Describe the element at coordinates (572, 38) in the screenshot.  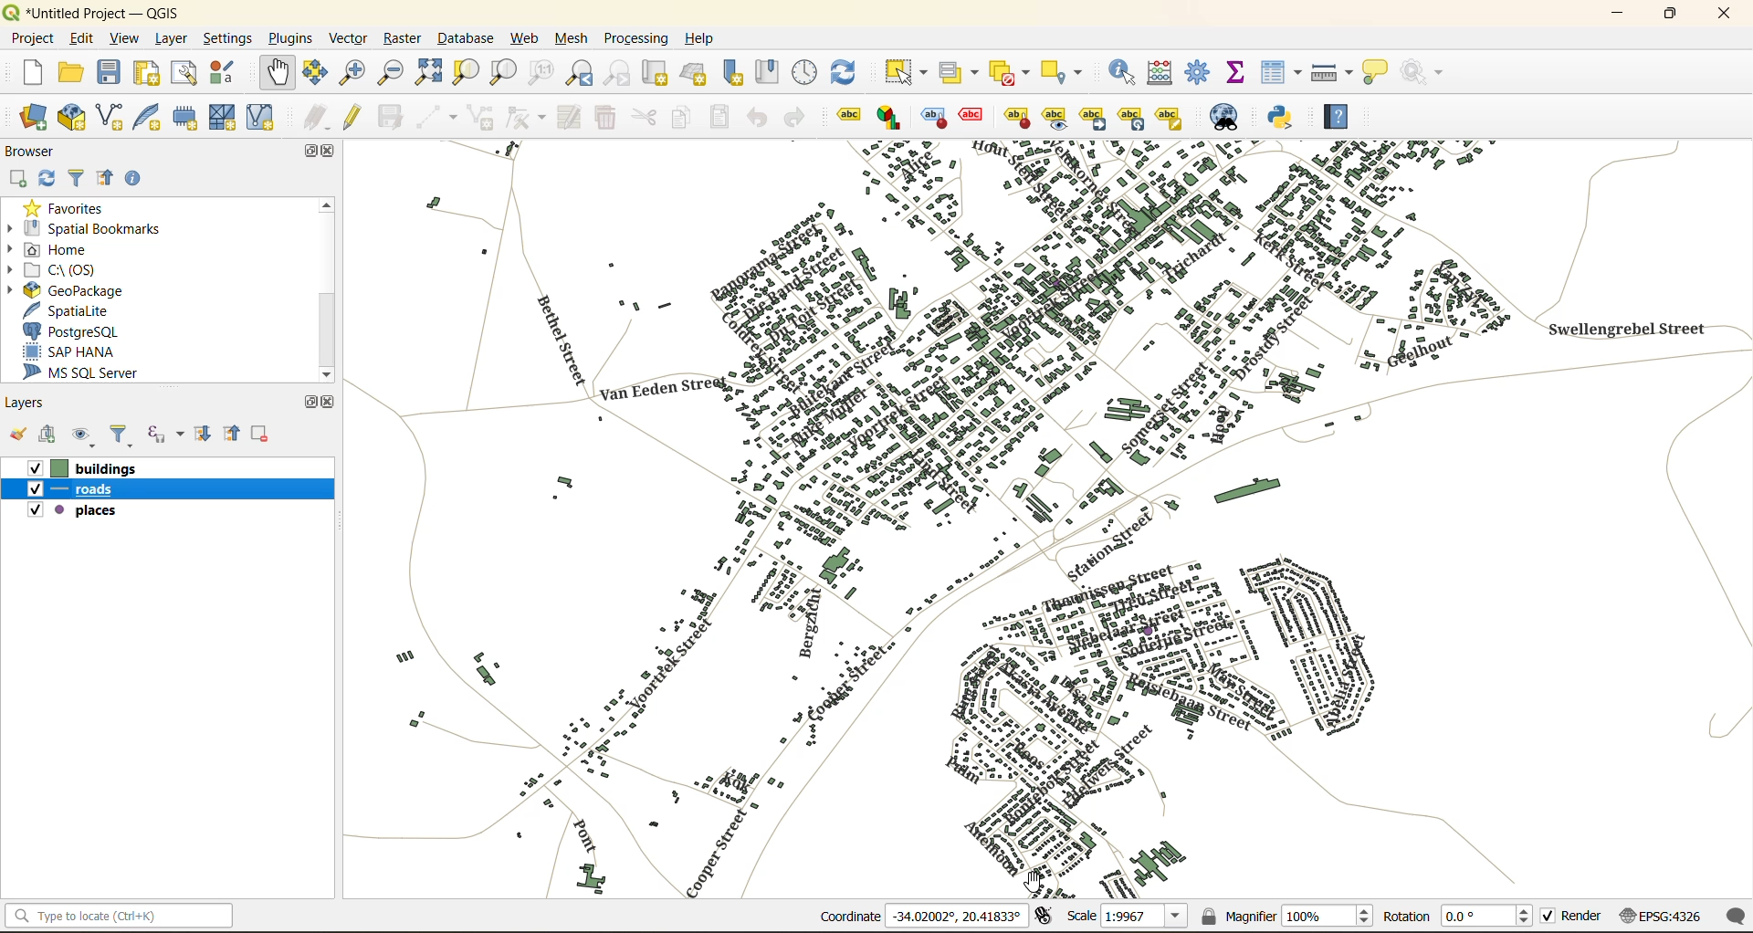
I see `mesh` at that location.